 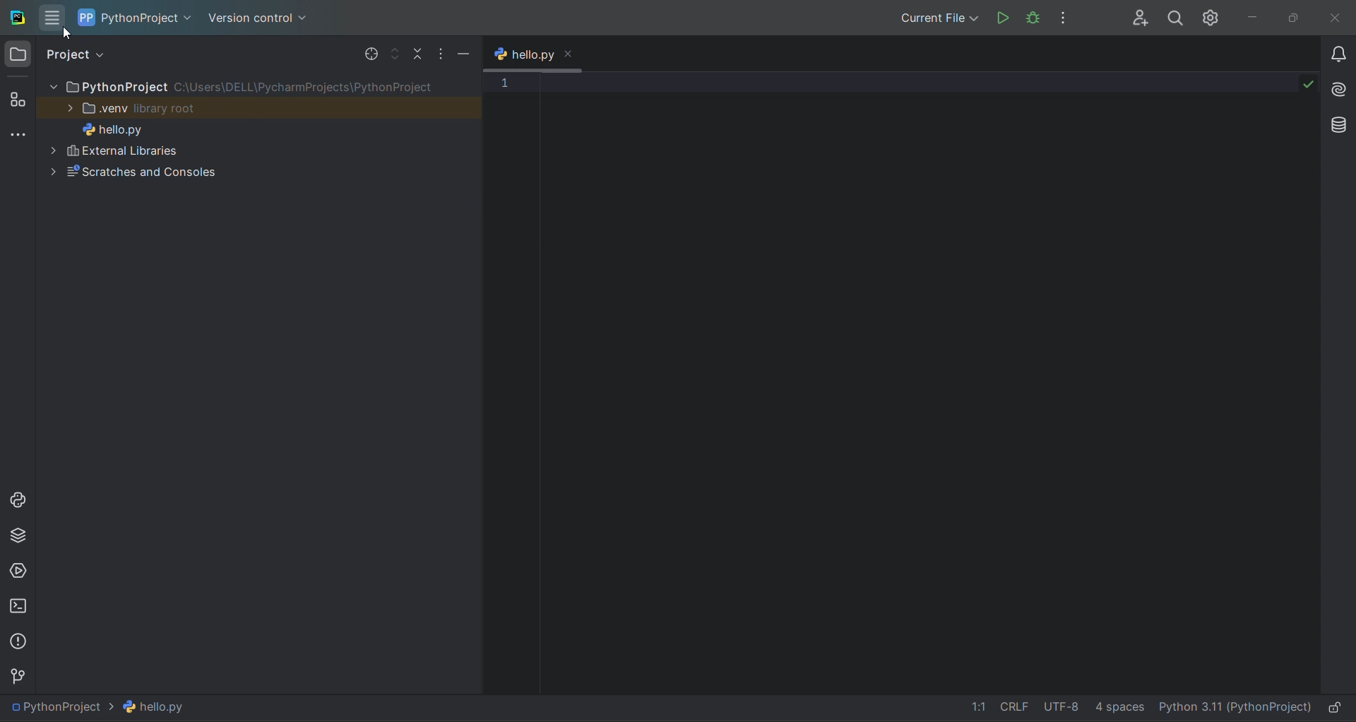 I want to click on select file, so click(x=369, y=53).